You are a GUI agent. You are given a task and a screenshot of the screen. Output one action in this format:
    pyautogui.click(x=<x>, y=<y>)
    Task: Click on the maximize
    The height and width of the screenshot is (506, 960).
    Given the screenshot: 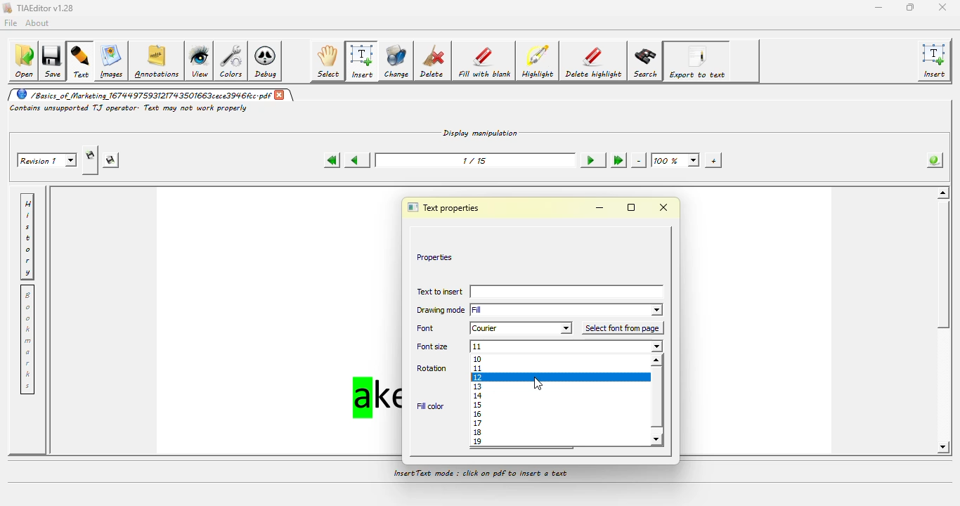 What is the action you would take?
    pyautogui.click(x=632, y=207)
    